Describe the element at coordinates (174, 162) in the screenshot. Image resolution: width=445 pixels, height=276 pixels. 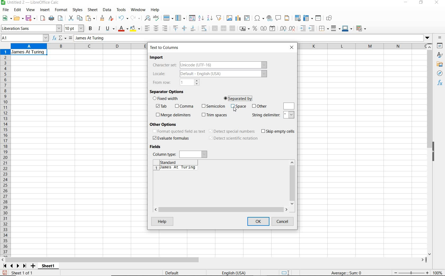
I see `standard` at that location.